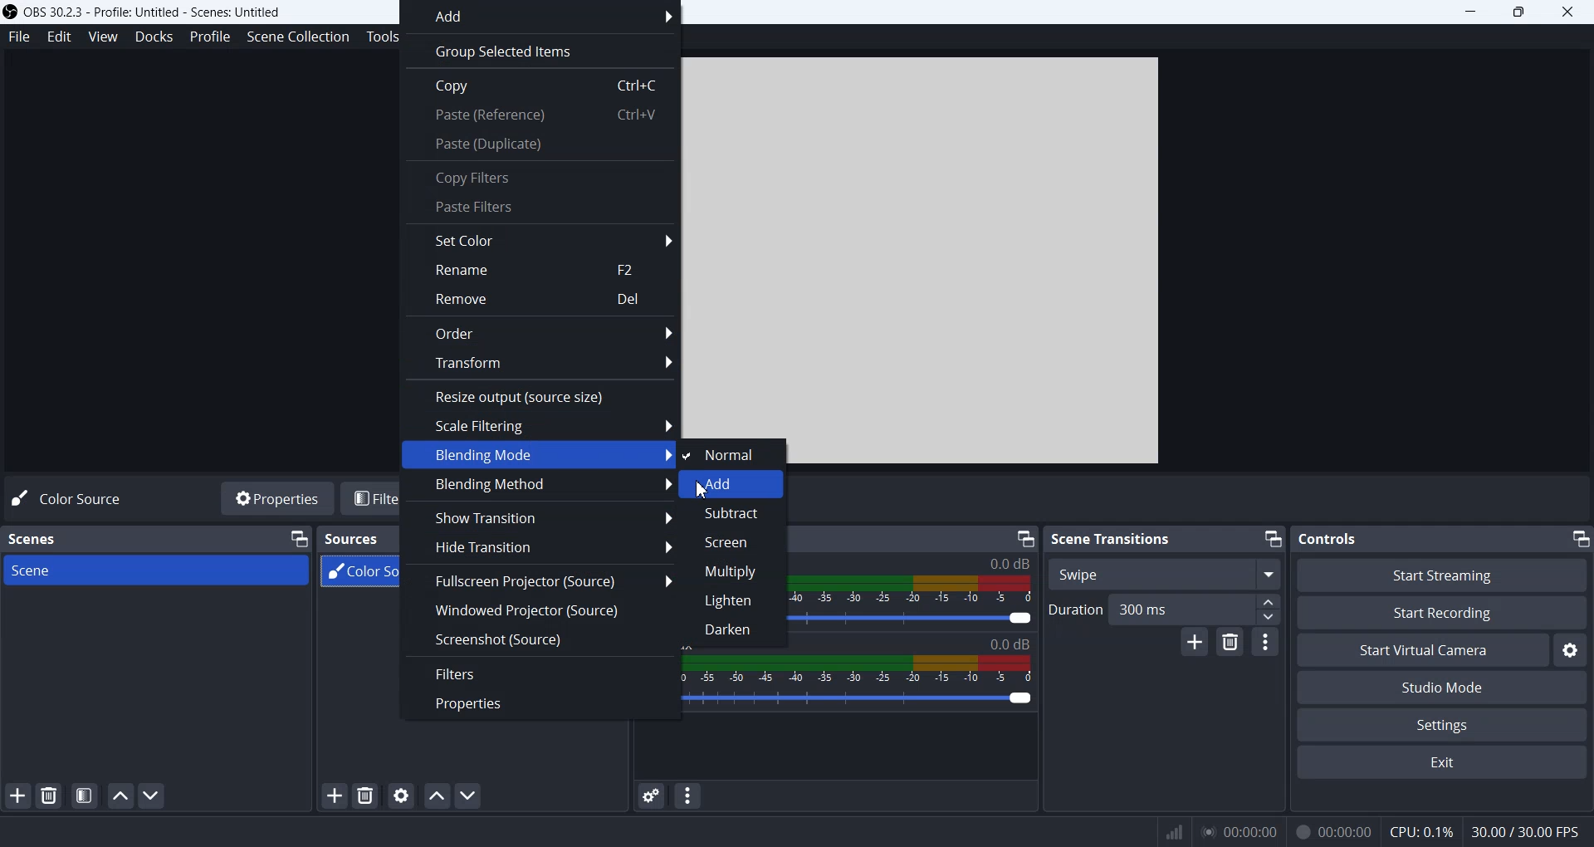 This screenshot has width=1594, height=847. I want to click on Multiply, so click(736, 570).